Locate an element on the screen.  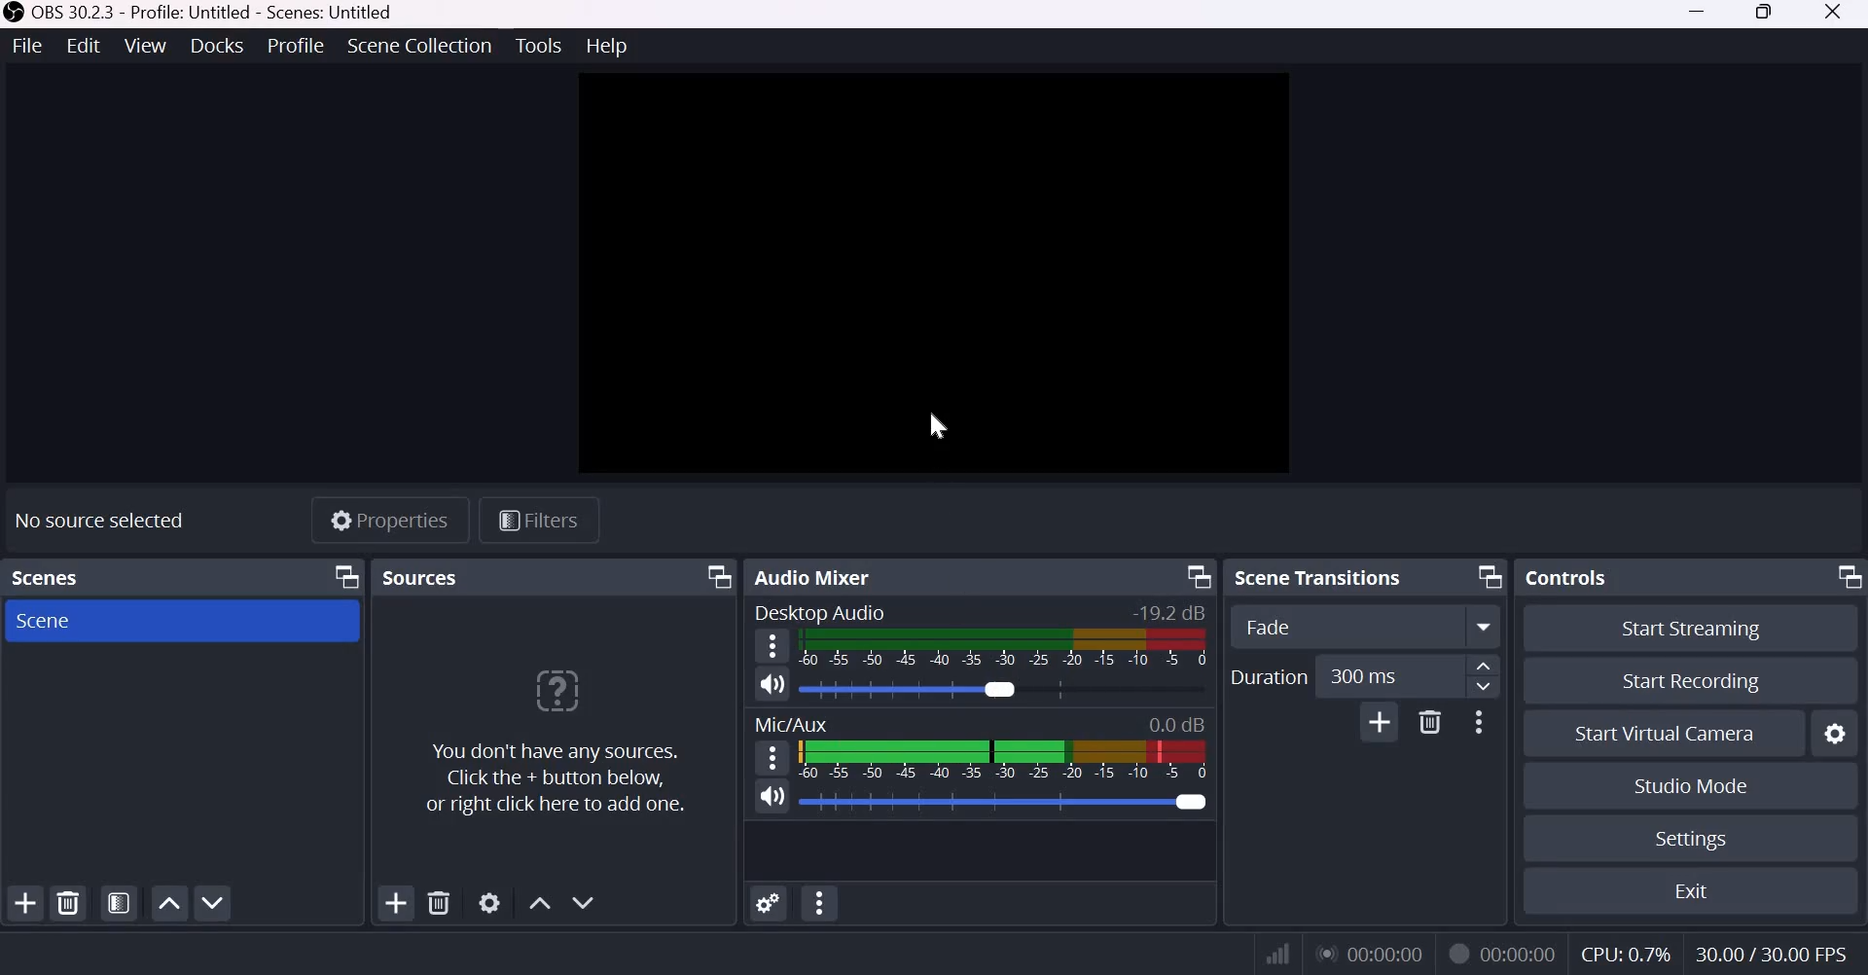
Scene collection is located at coordinates (422, 46).